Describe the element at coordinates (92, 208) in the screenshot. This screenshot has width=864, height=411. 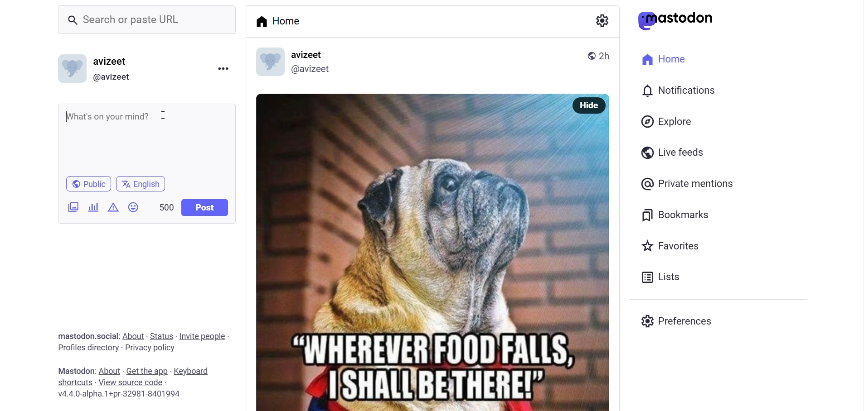
I see `poll` at that location.